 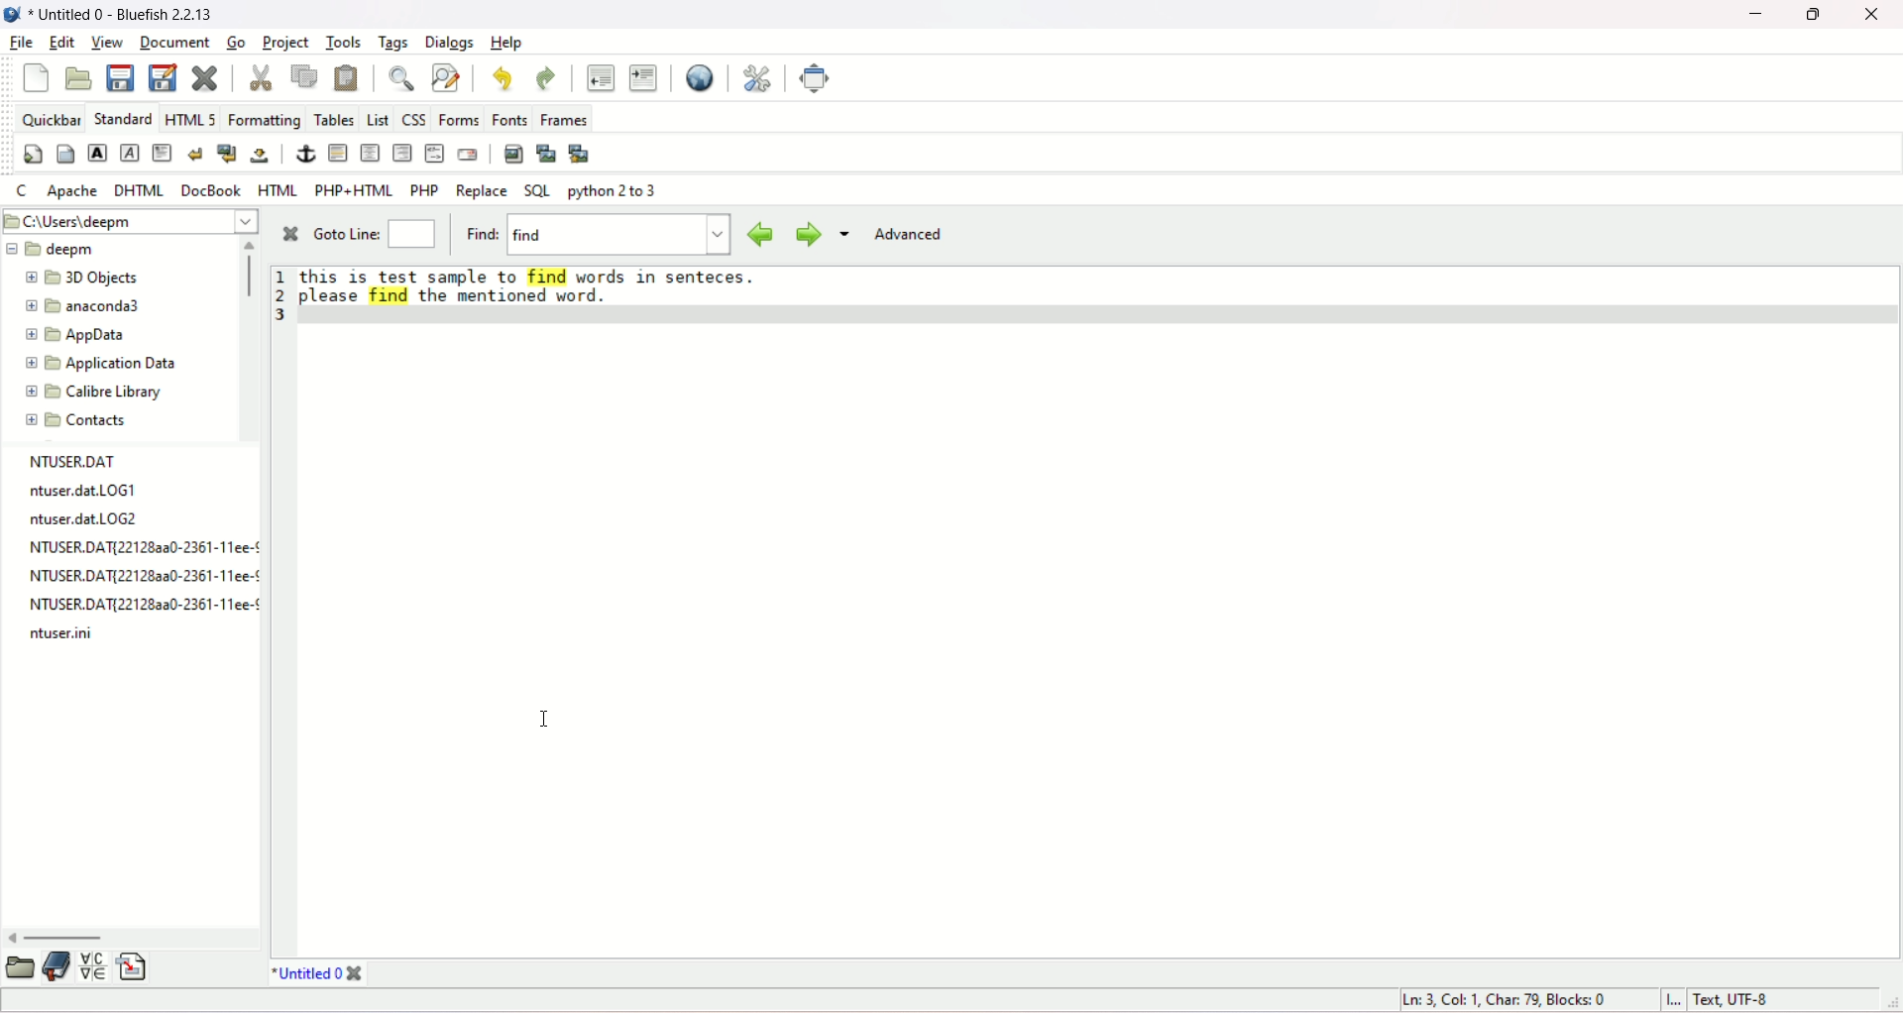 I want to click on fonts, so click(x=508, y=117).